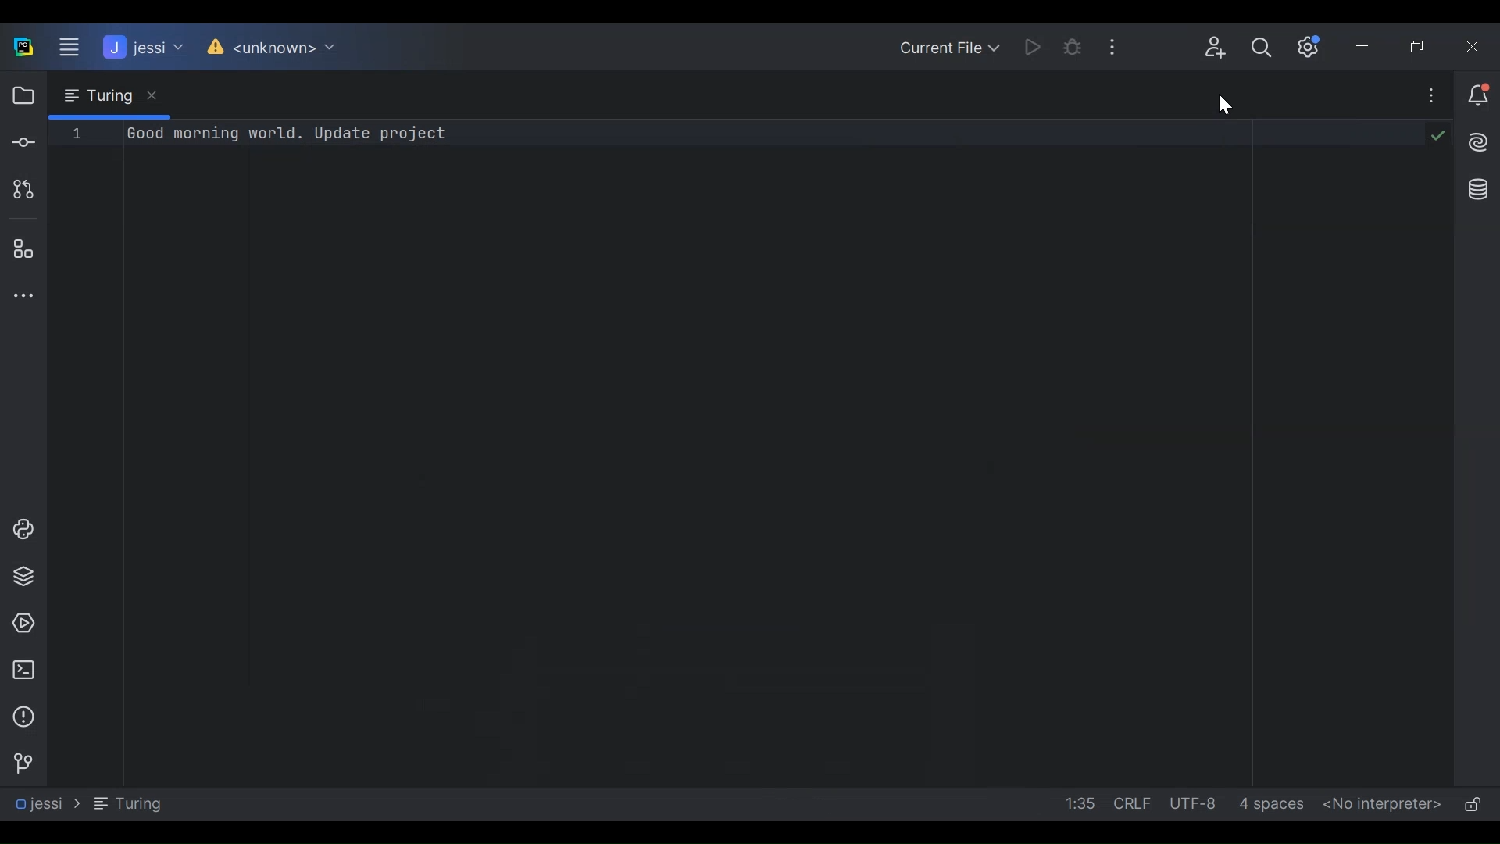  Describe the element at coordinates (1425, 49) in the screenshot. I see `Restore` at that location.